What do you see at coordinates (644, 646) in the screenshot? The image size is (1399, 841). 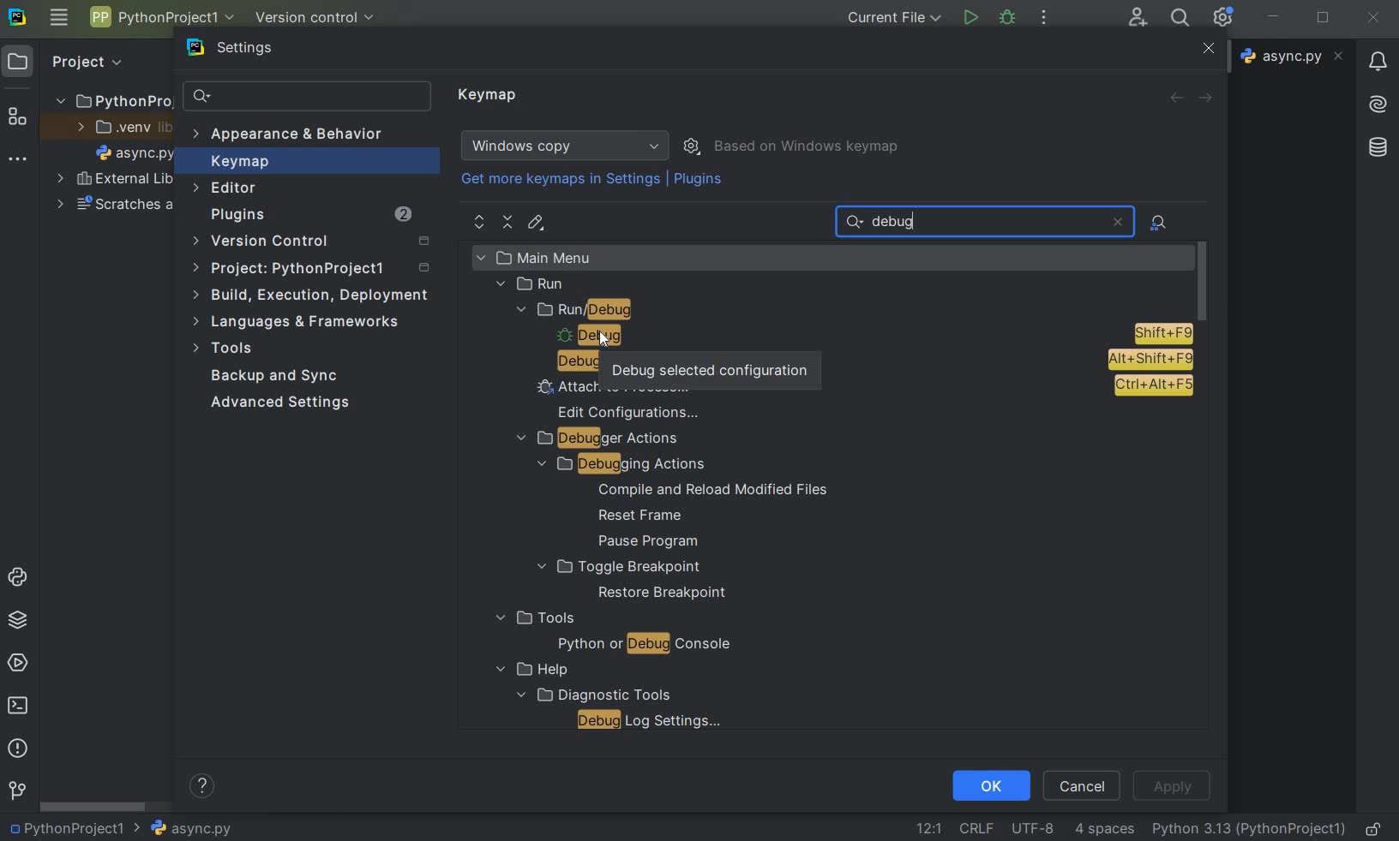 I see `python or debug console` at bounding box center [644, 646].